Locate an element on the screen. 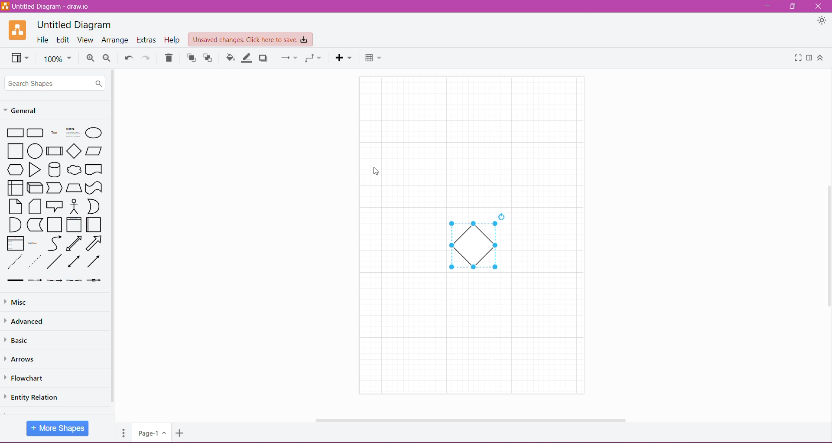 The image size is (832, 443). General is located at coordinates (23, 111).